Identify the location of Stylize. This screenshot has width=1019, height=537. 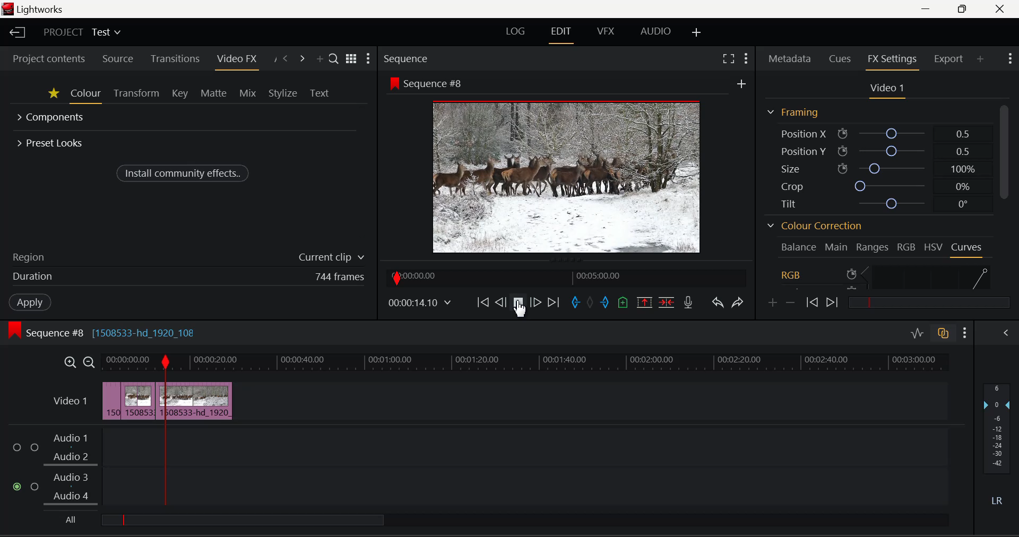
(282, 92).